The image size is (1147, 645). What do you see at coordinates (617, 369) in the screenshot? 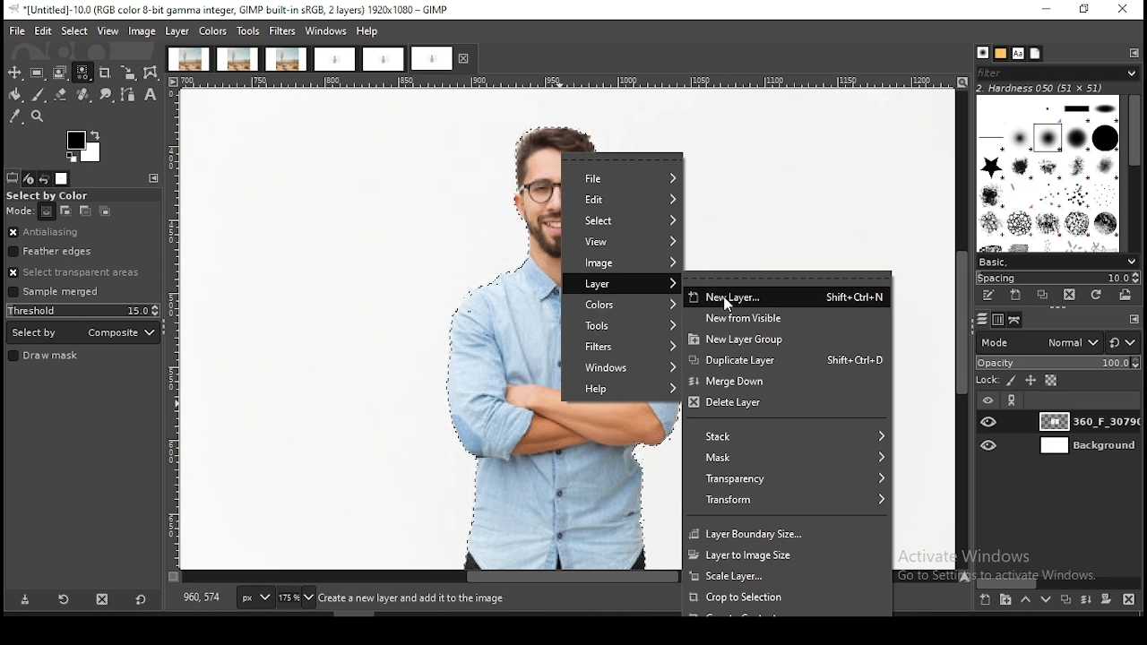
I see `windows` at bounding box center [617, 369].